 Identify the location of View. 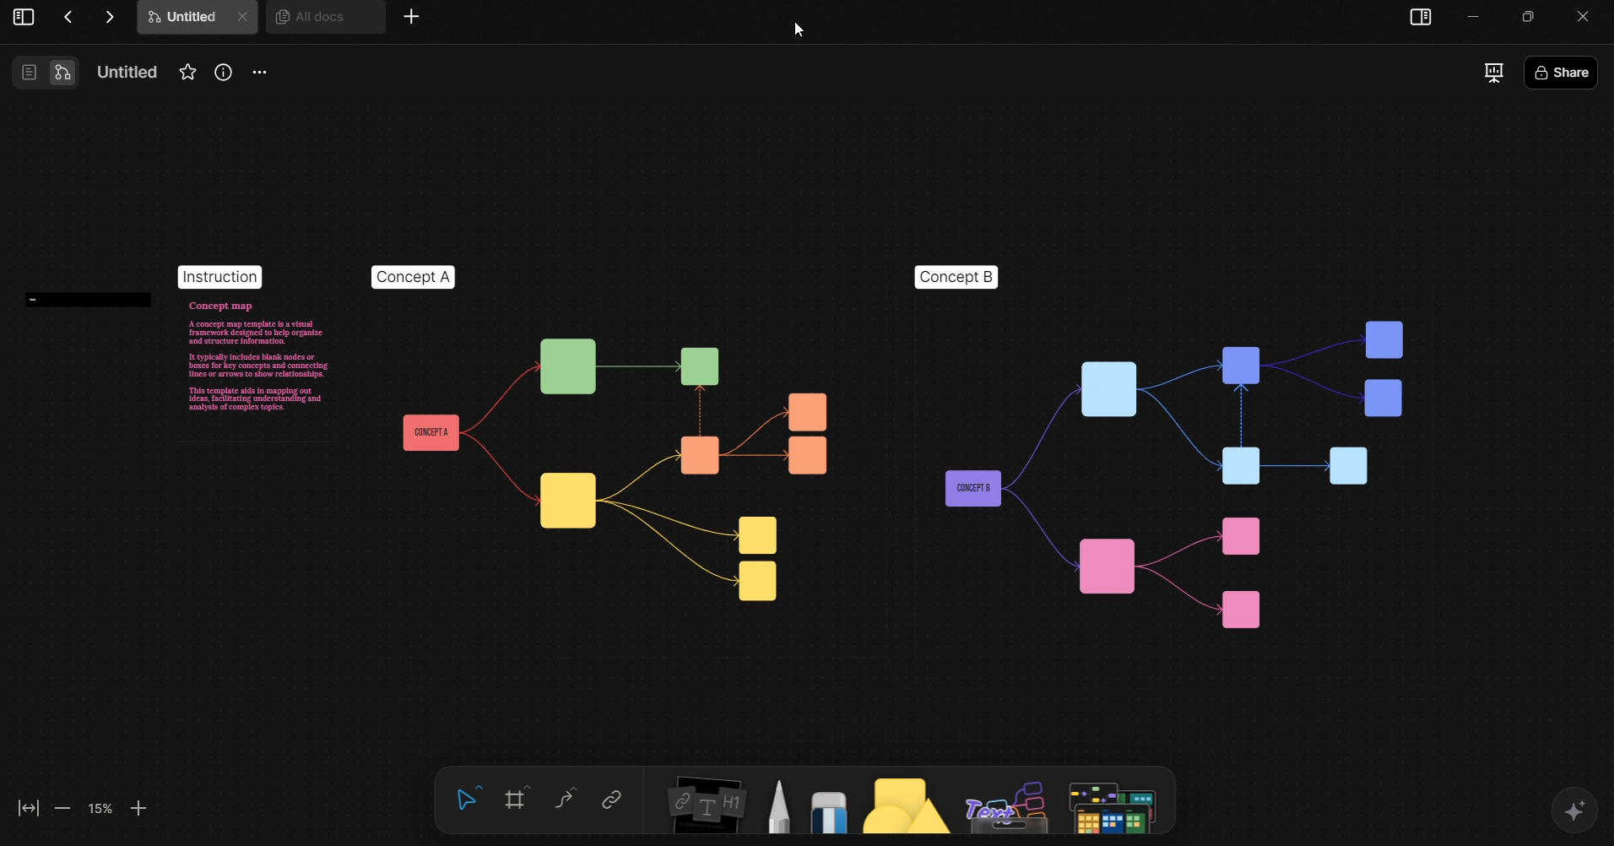
(42, 72).